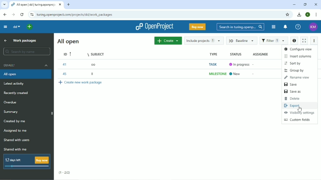 The width and height of the screenshot is (321, 180). Describe the element at coordinates (217, 74) in the screenshot. I see `Milestone` at that location.